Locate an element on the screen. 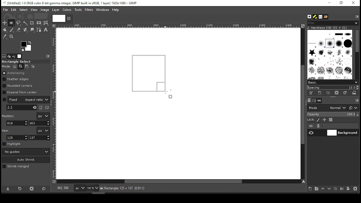 The width and height of the screenshot is (361, 203). rectangular selection tool is located at coordinates (12, 23).